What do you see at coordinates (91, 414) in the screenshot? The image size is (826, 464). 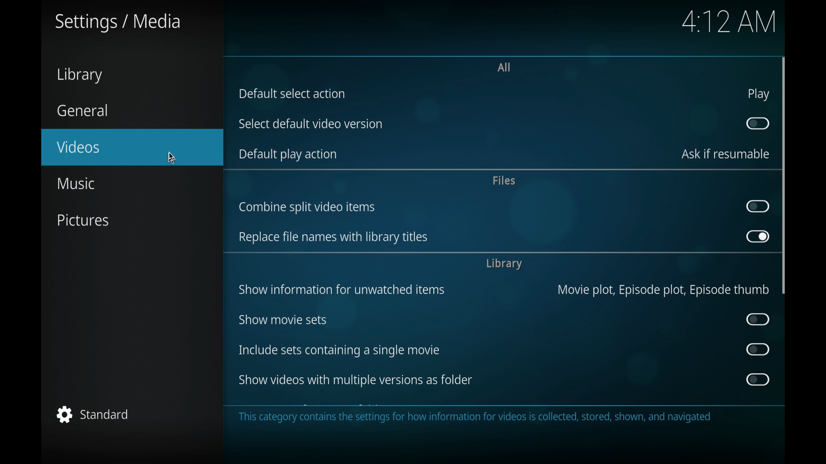 I see `standard` at bounding box center [91, 414].